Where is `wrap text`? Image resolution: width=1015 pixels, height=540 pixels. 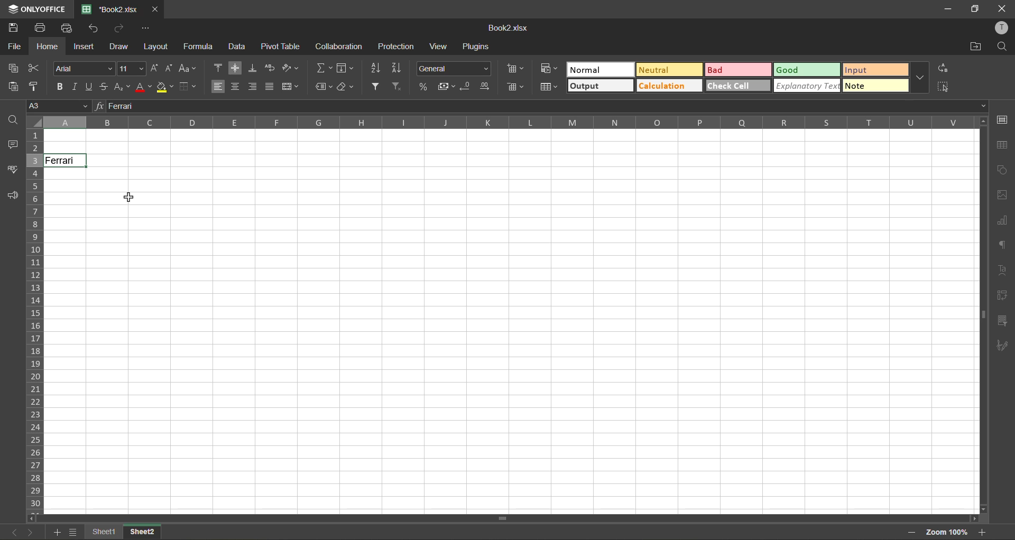
wrap text is located at coordinates (273, 68).